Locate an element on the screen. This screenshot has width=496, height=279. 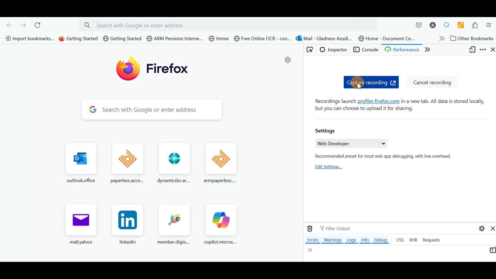
XHR is located at coordinates (414, 239).